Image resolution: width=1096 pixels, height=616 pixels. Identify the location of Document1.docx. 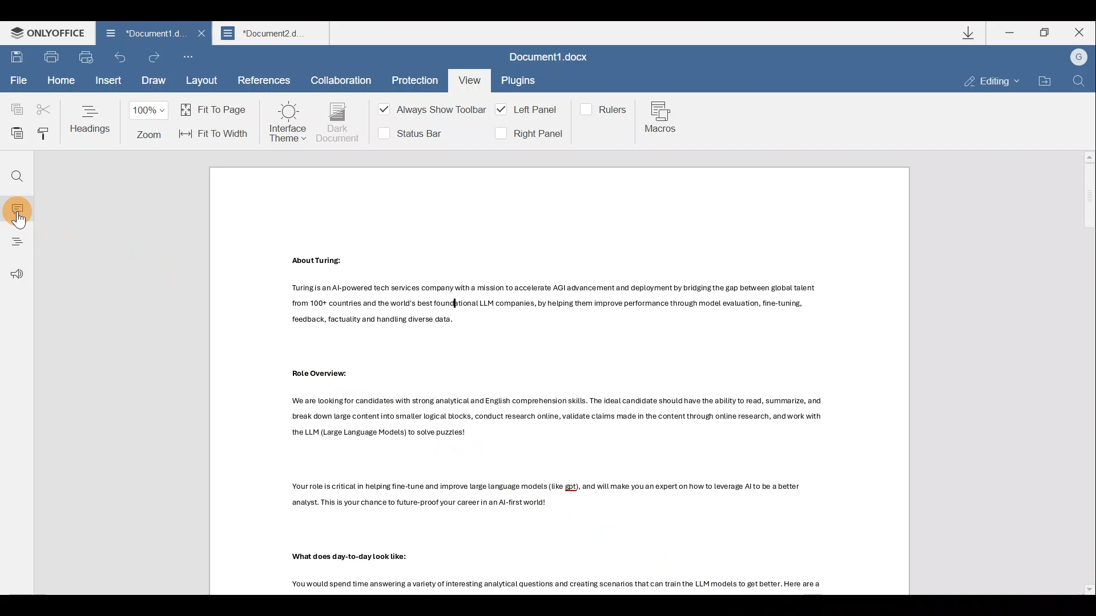
(552, 59).